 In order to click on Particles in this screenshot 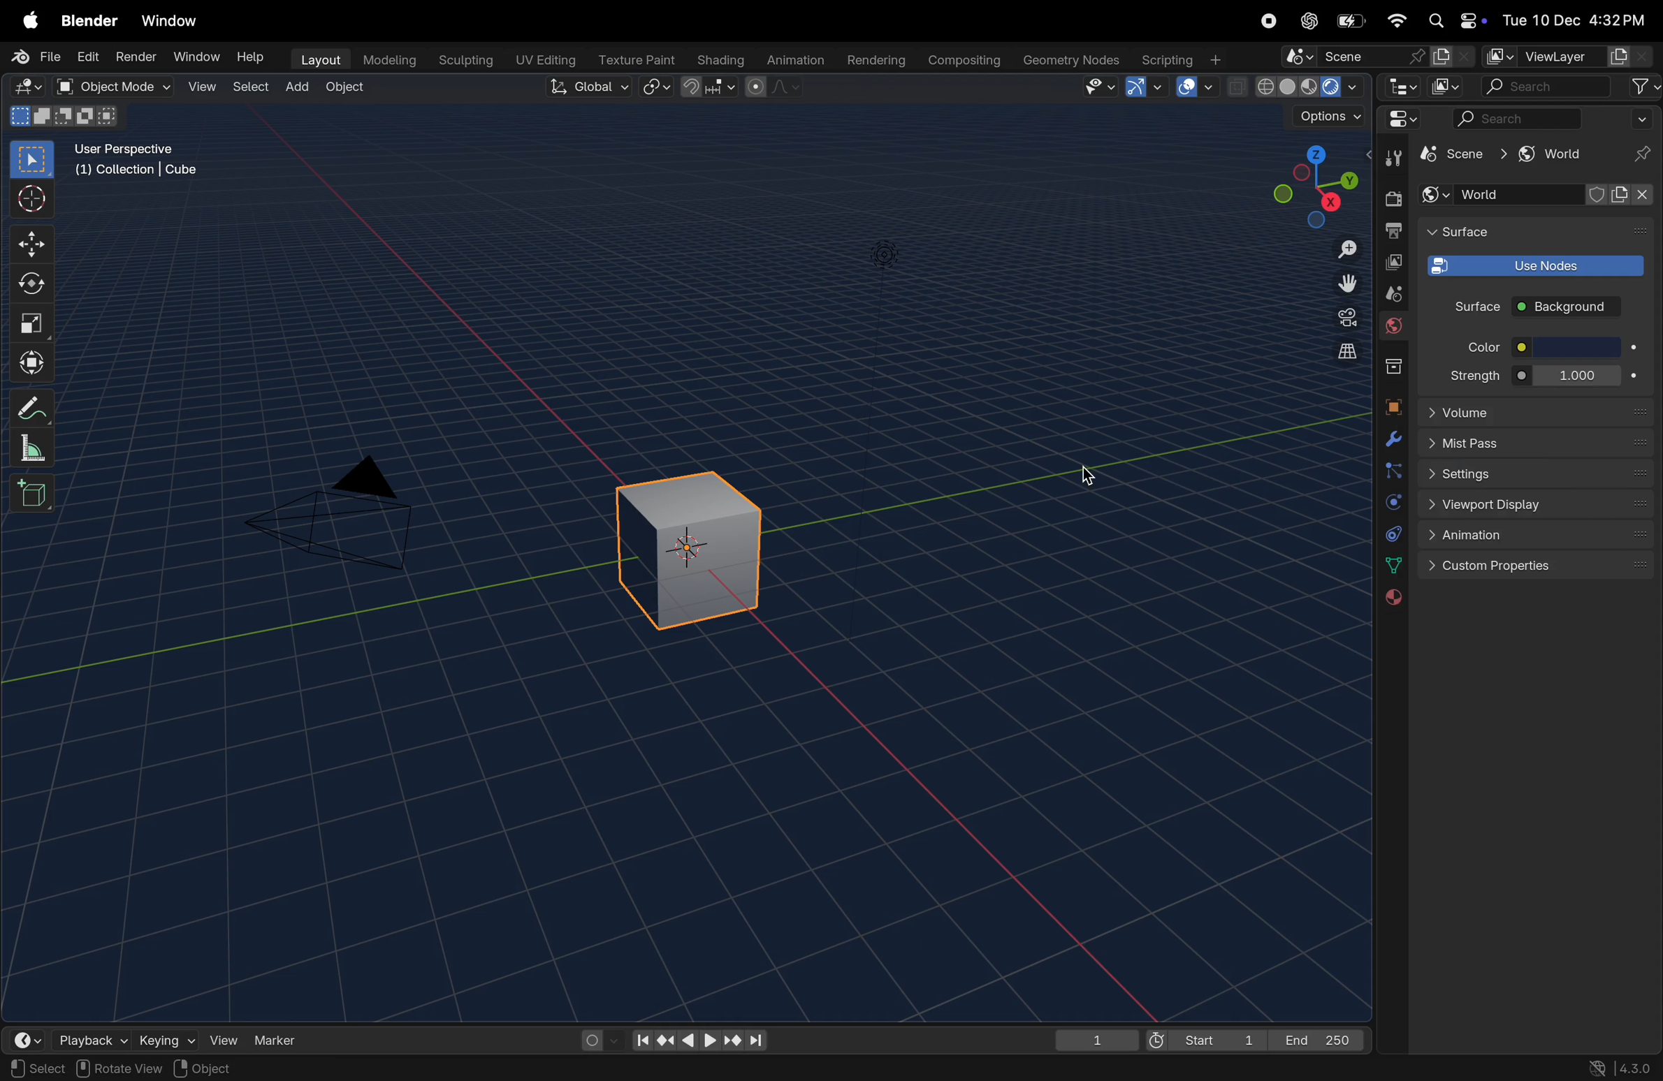, I will do `click(1393, 473)`.